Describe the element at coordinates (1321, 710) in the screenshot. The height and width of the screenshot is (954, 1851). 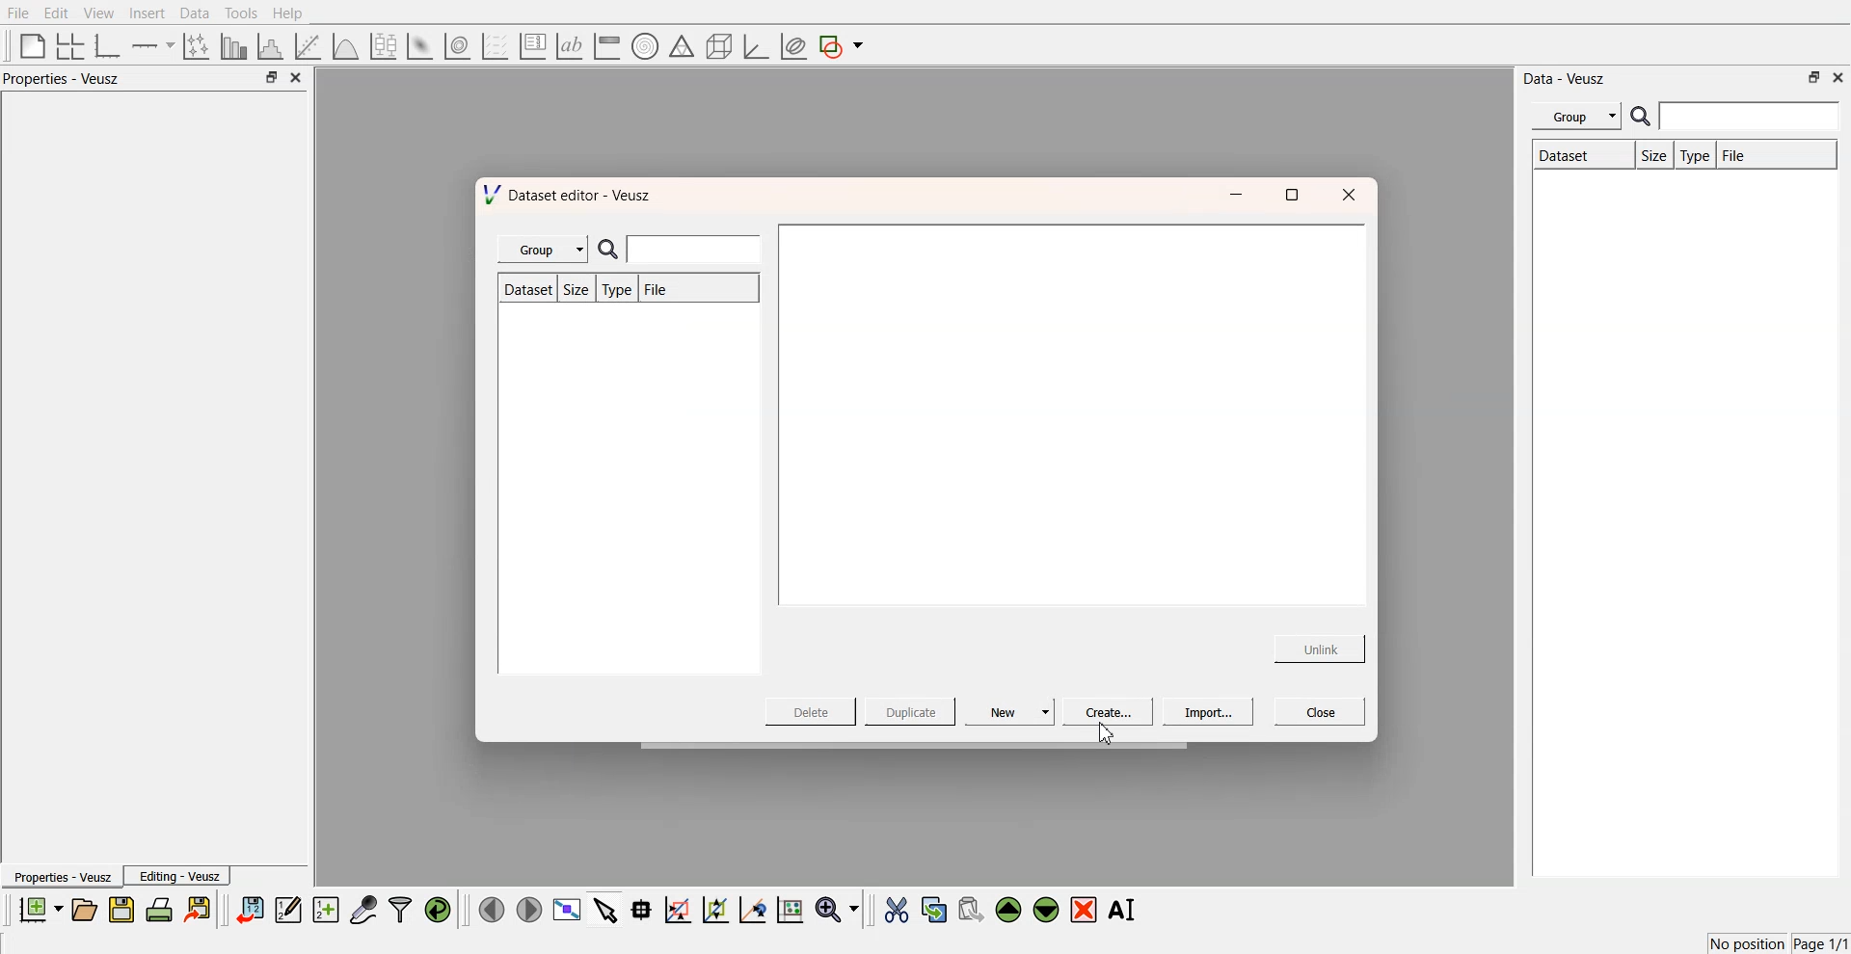
I see `Close` at that location.